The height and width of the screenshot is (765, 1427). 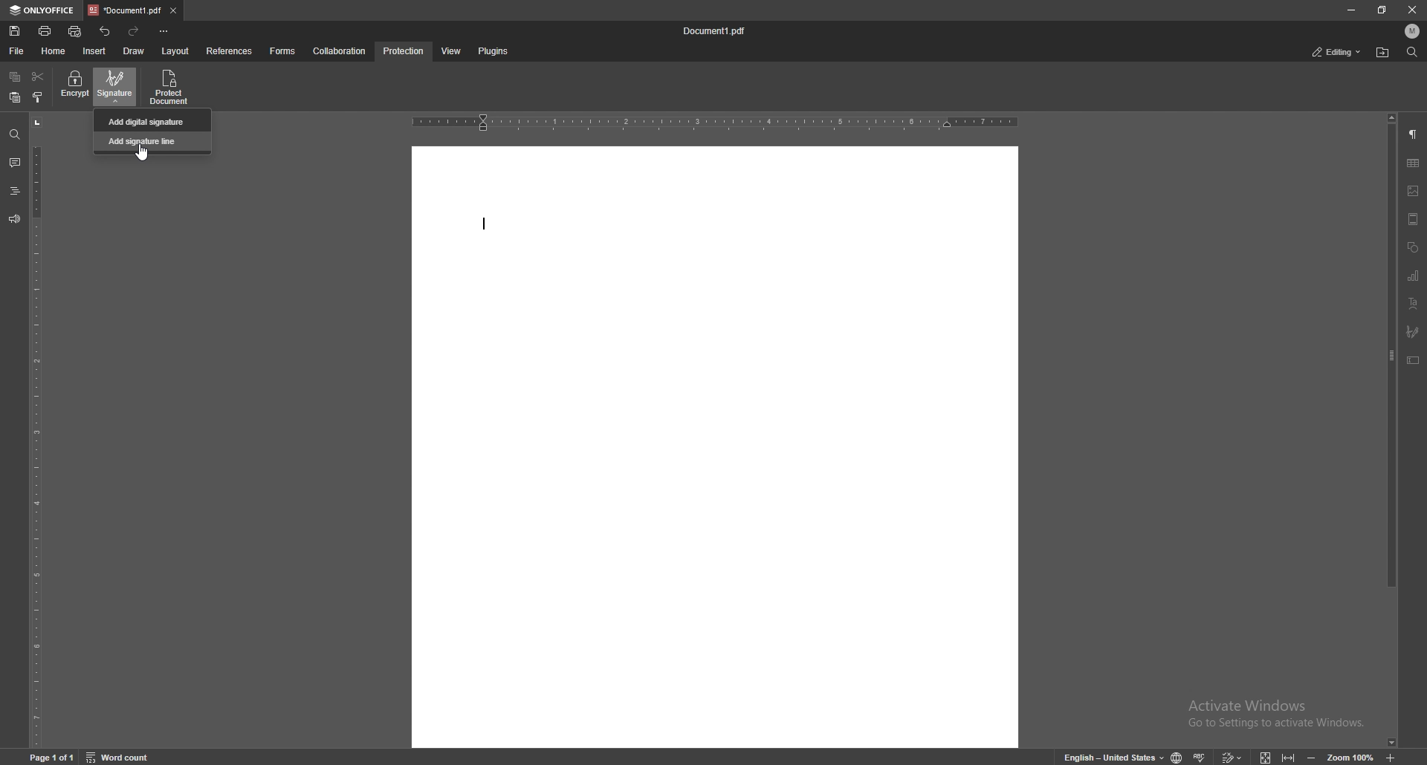 I want to click on shapes, so click(x=1412, y=248).